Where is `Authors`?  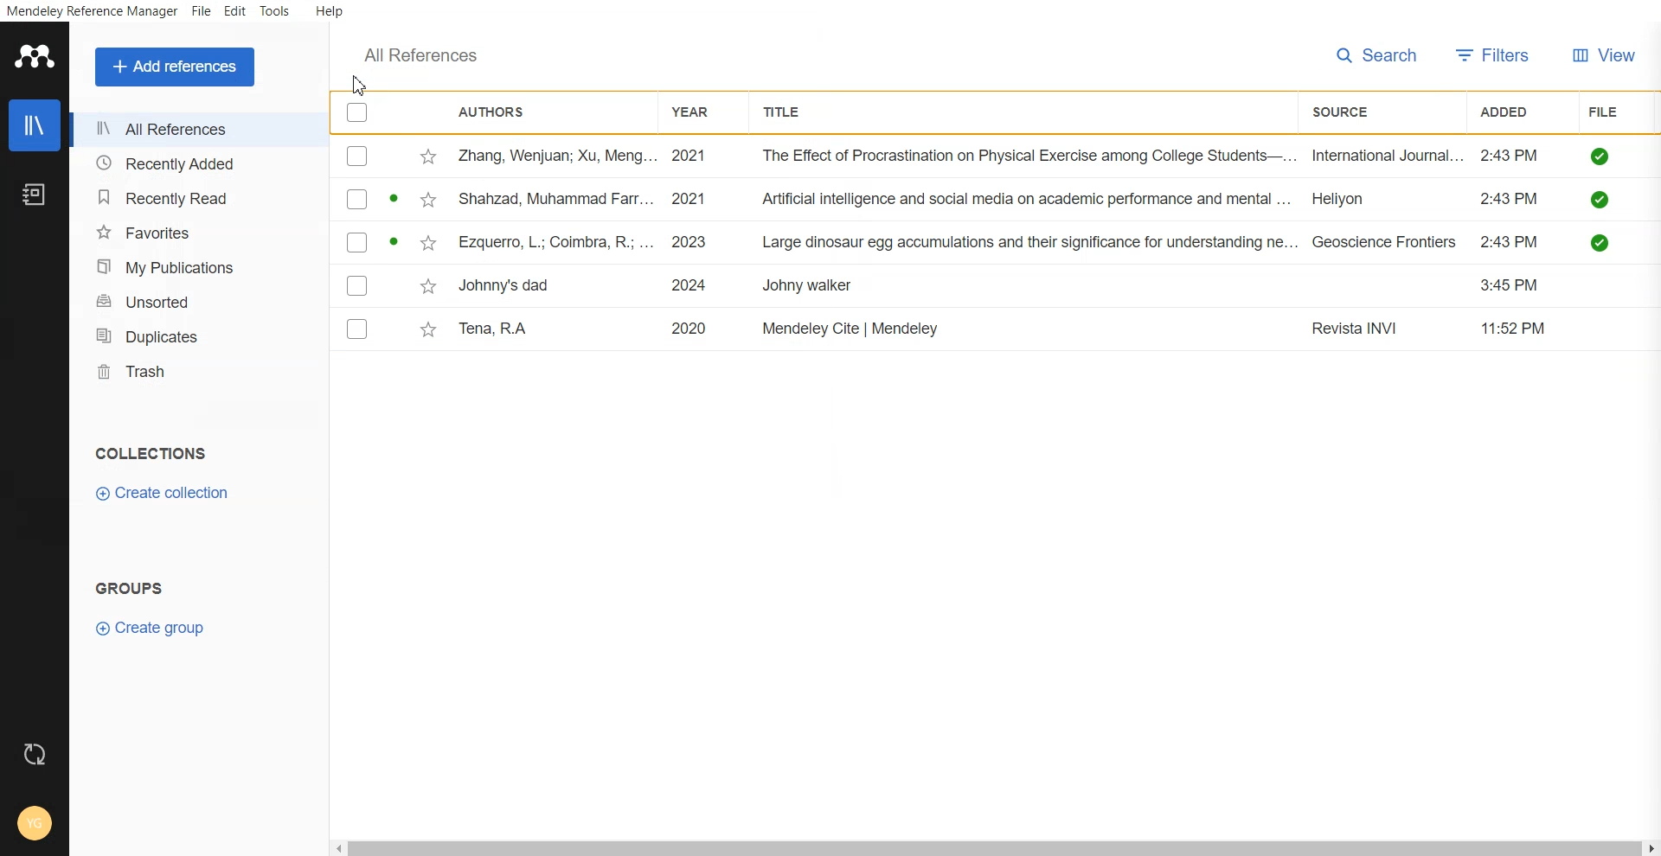 Authors is located at coordinates (500, 112).